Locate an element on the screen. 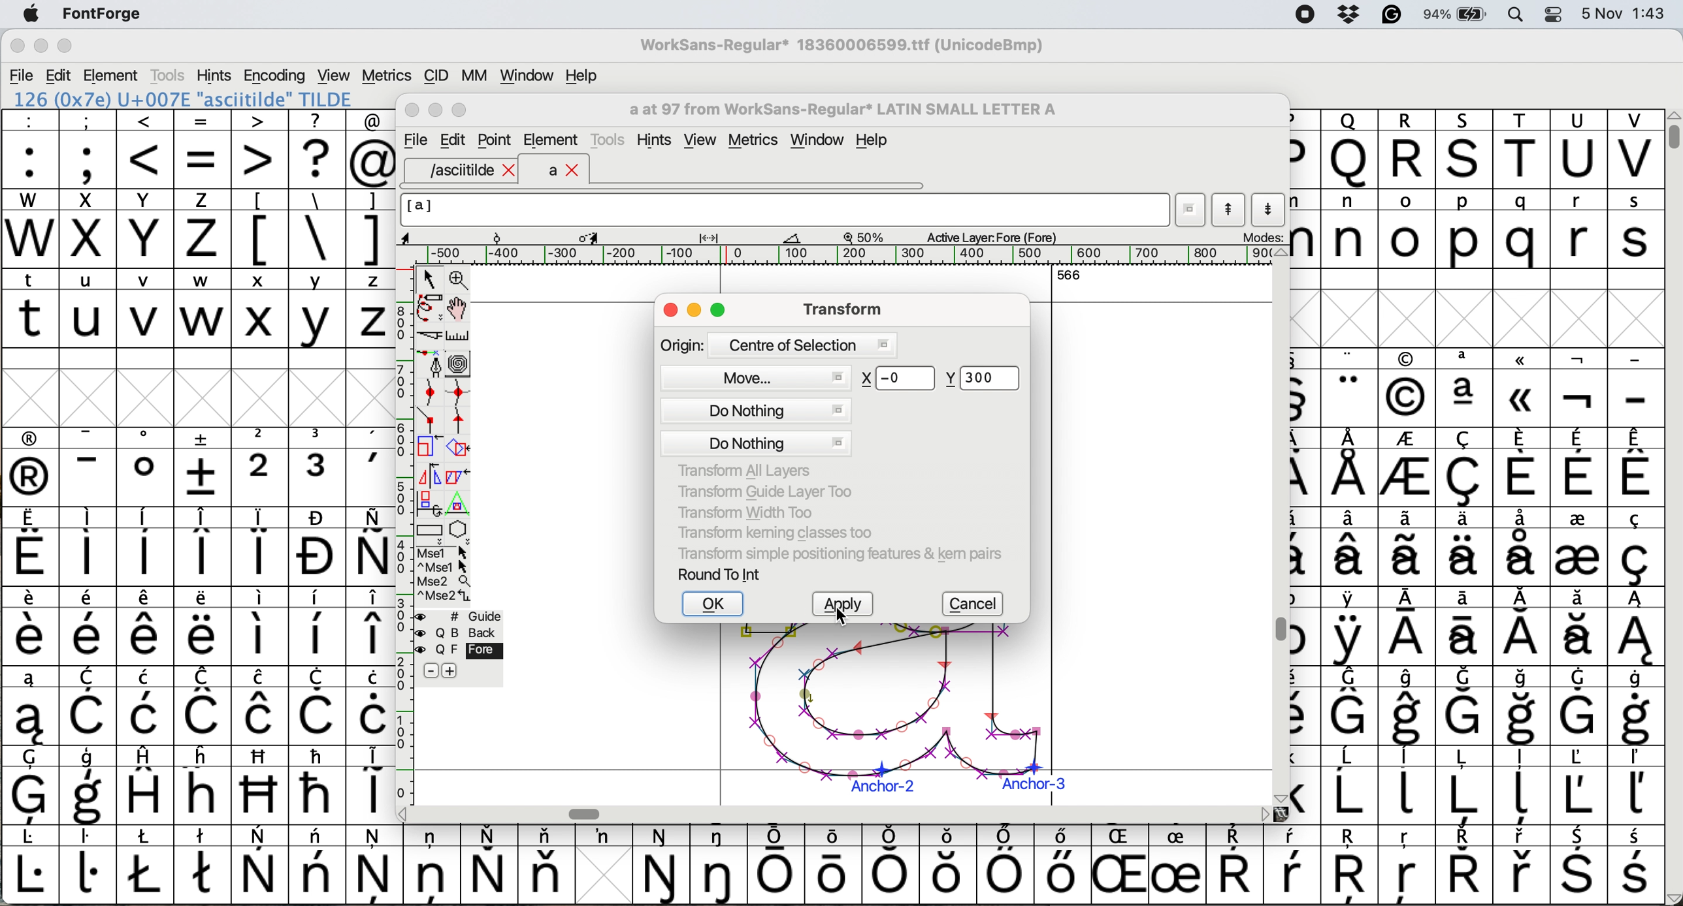  symbol is located at coordinates (1408, 783).